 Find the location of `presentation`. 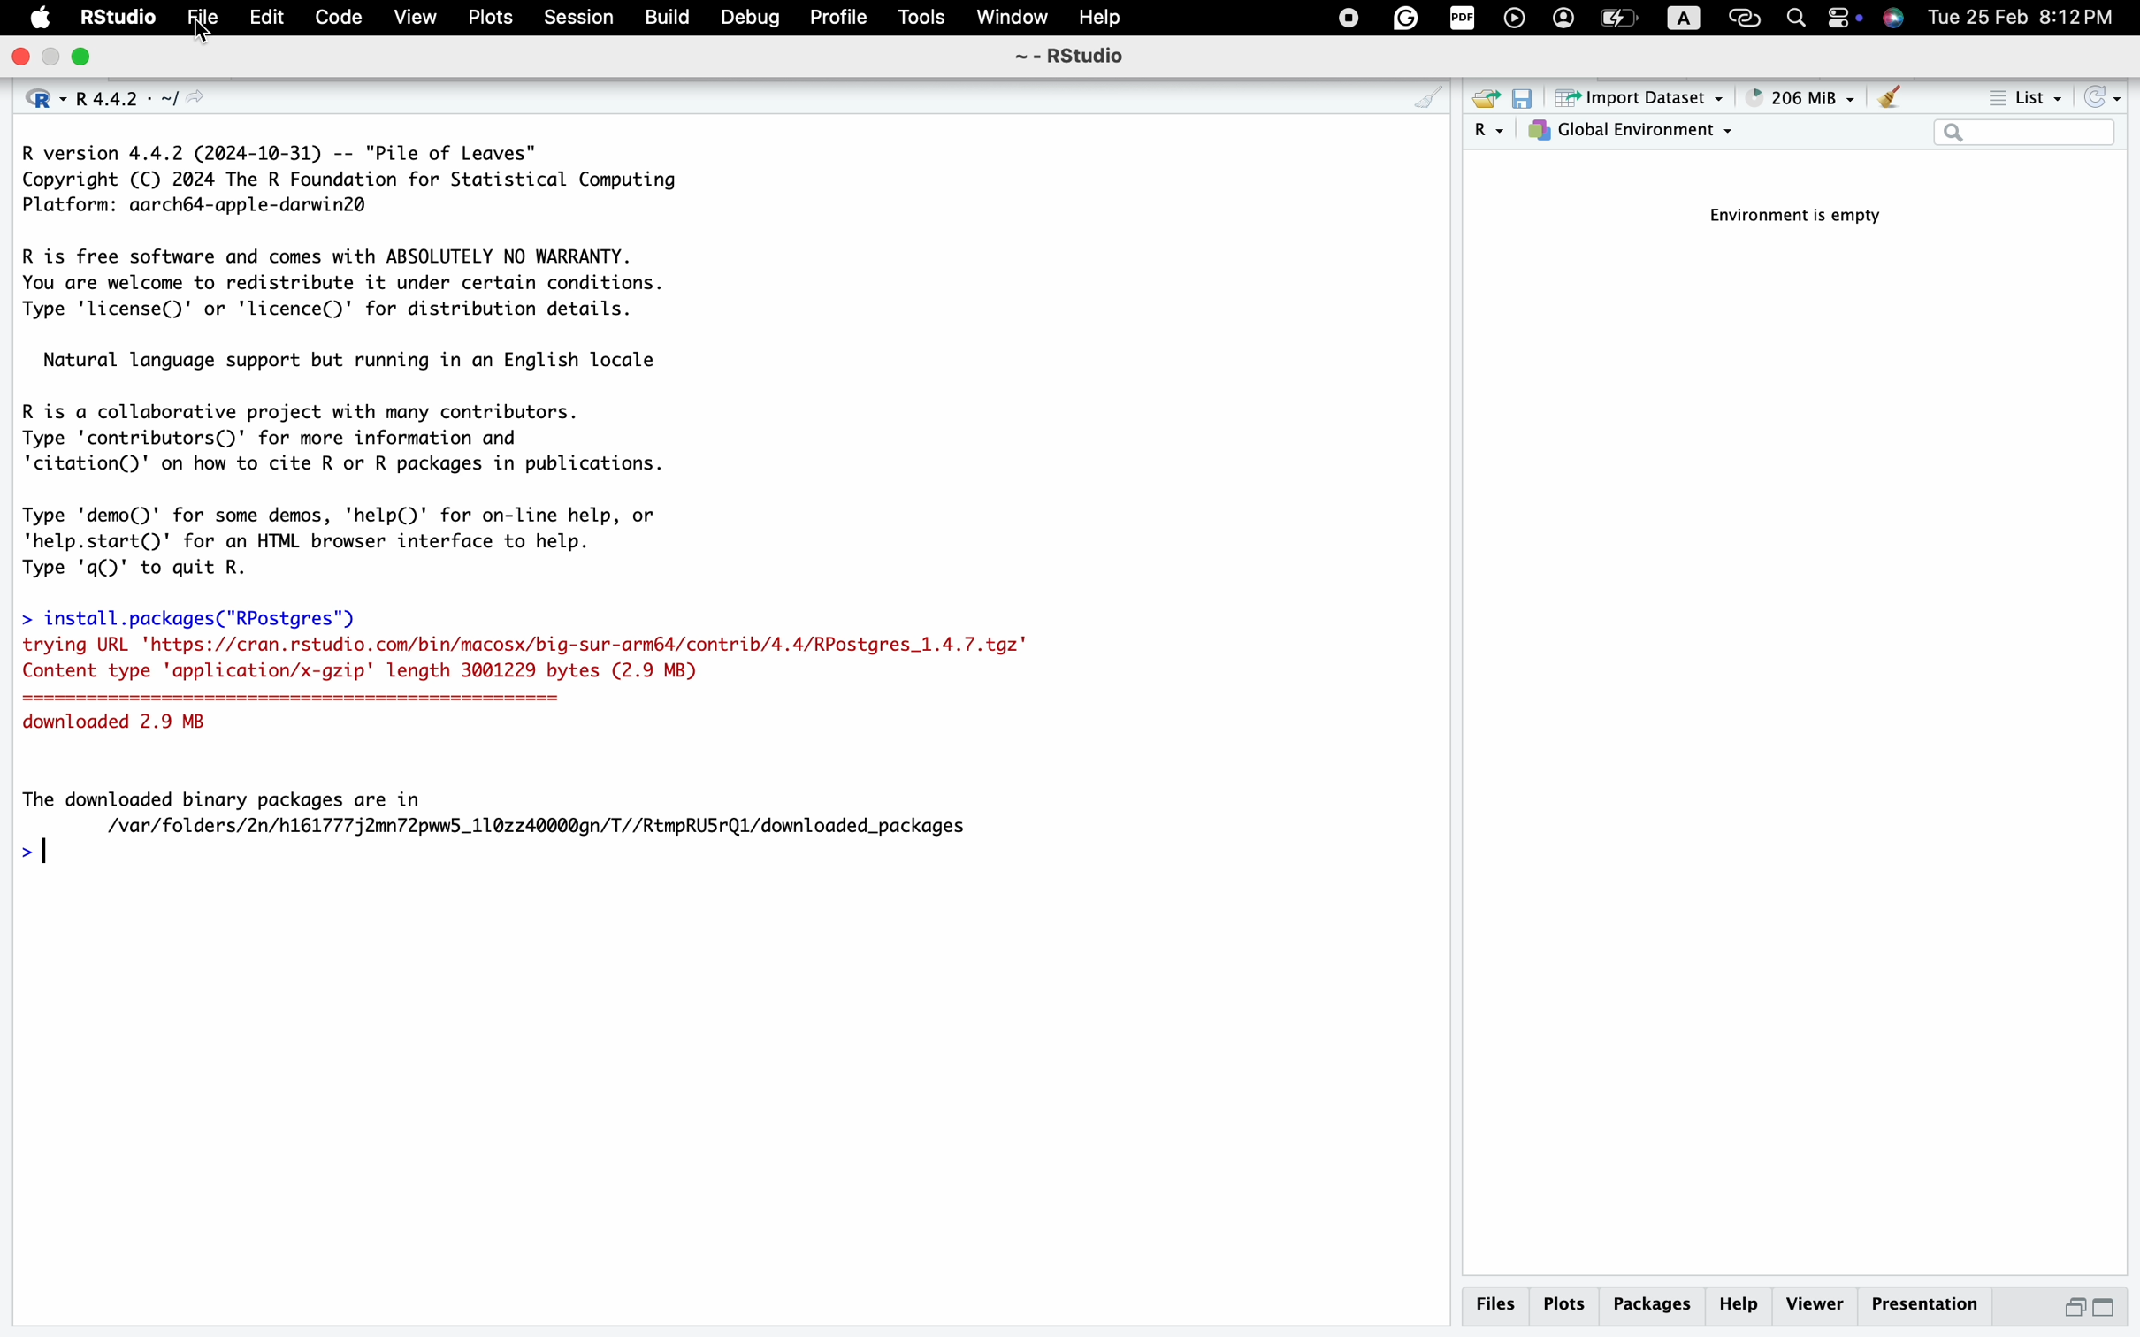

presentation is located at coordinates (1933, 1310).